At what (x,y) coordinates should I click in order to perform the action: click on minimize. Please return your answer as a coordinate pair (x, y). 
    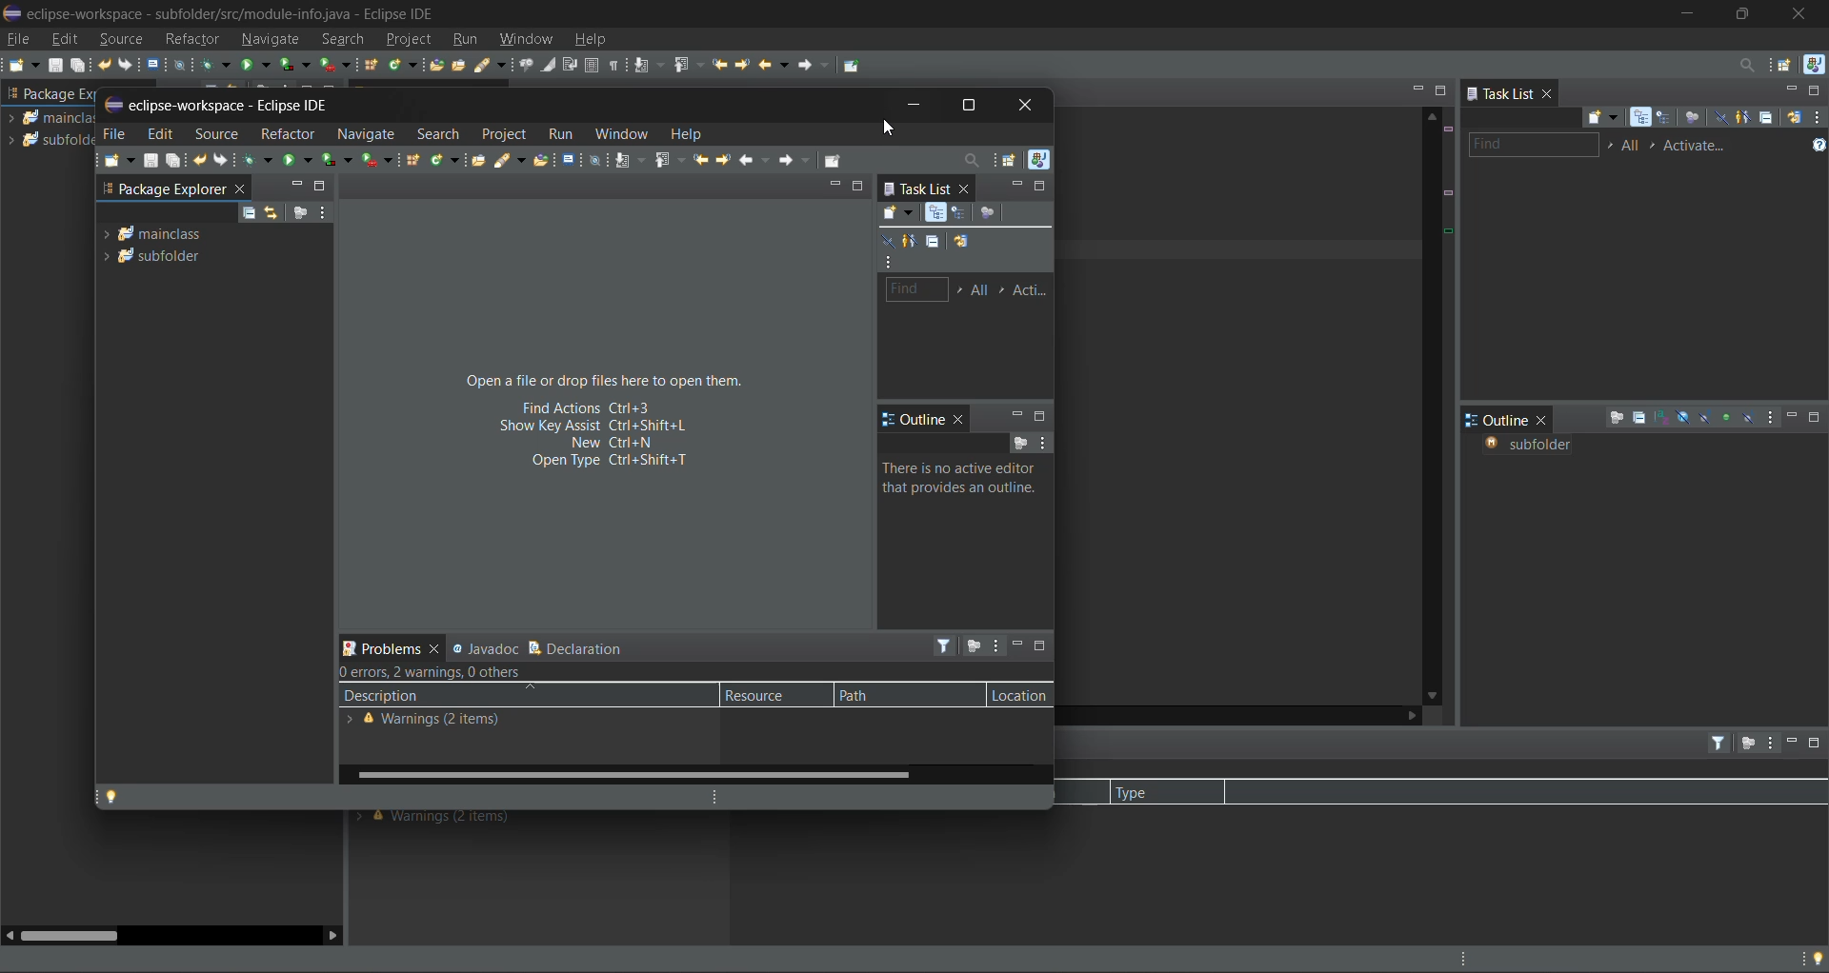
    Looking at the image, I should click on (1687, 16).